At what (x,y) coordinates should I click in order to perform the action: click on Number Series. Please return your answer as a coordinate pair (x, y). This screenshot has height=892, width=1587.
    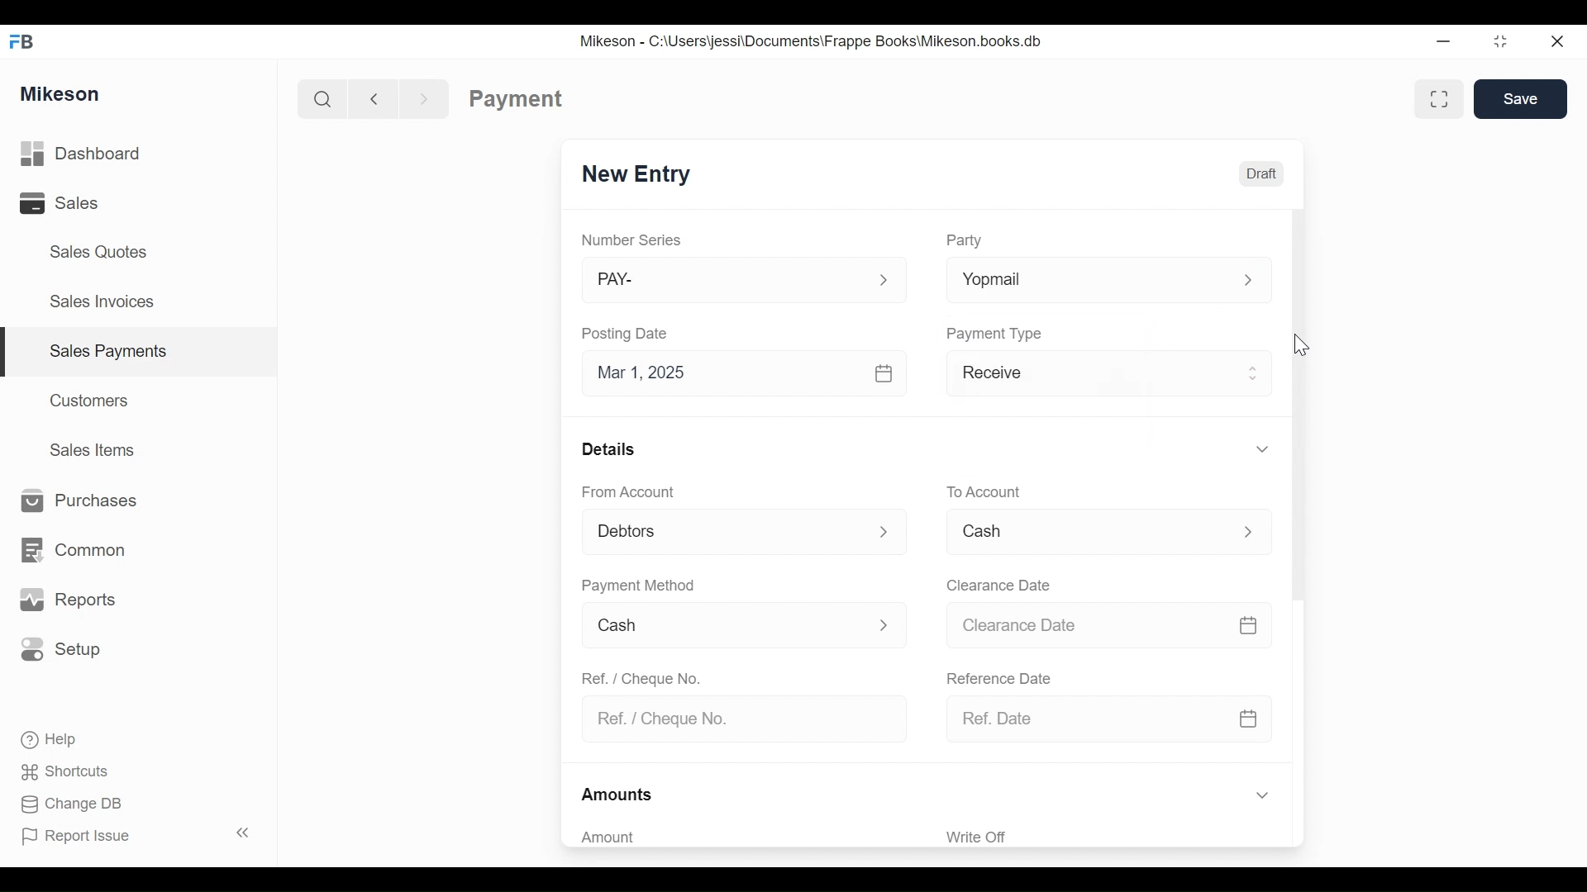
    Looking at the image, I should click on (634, 240).